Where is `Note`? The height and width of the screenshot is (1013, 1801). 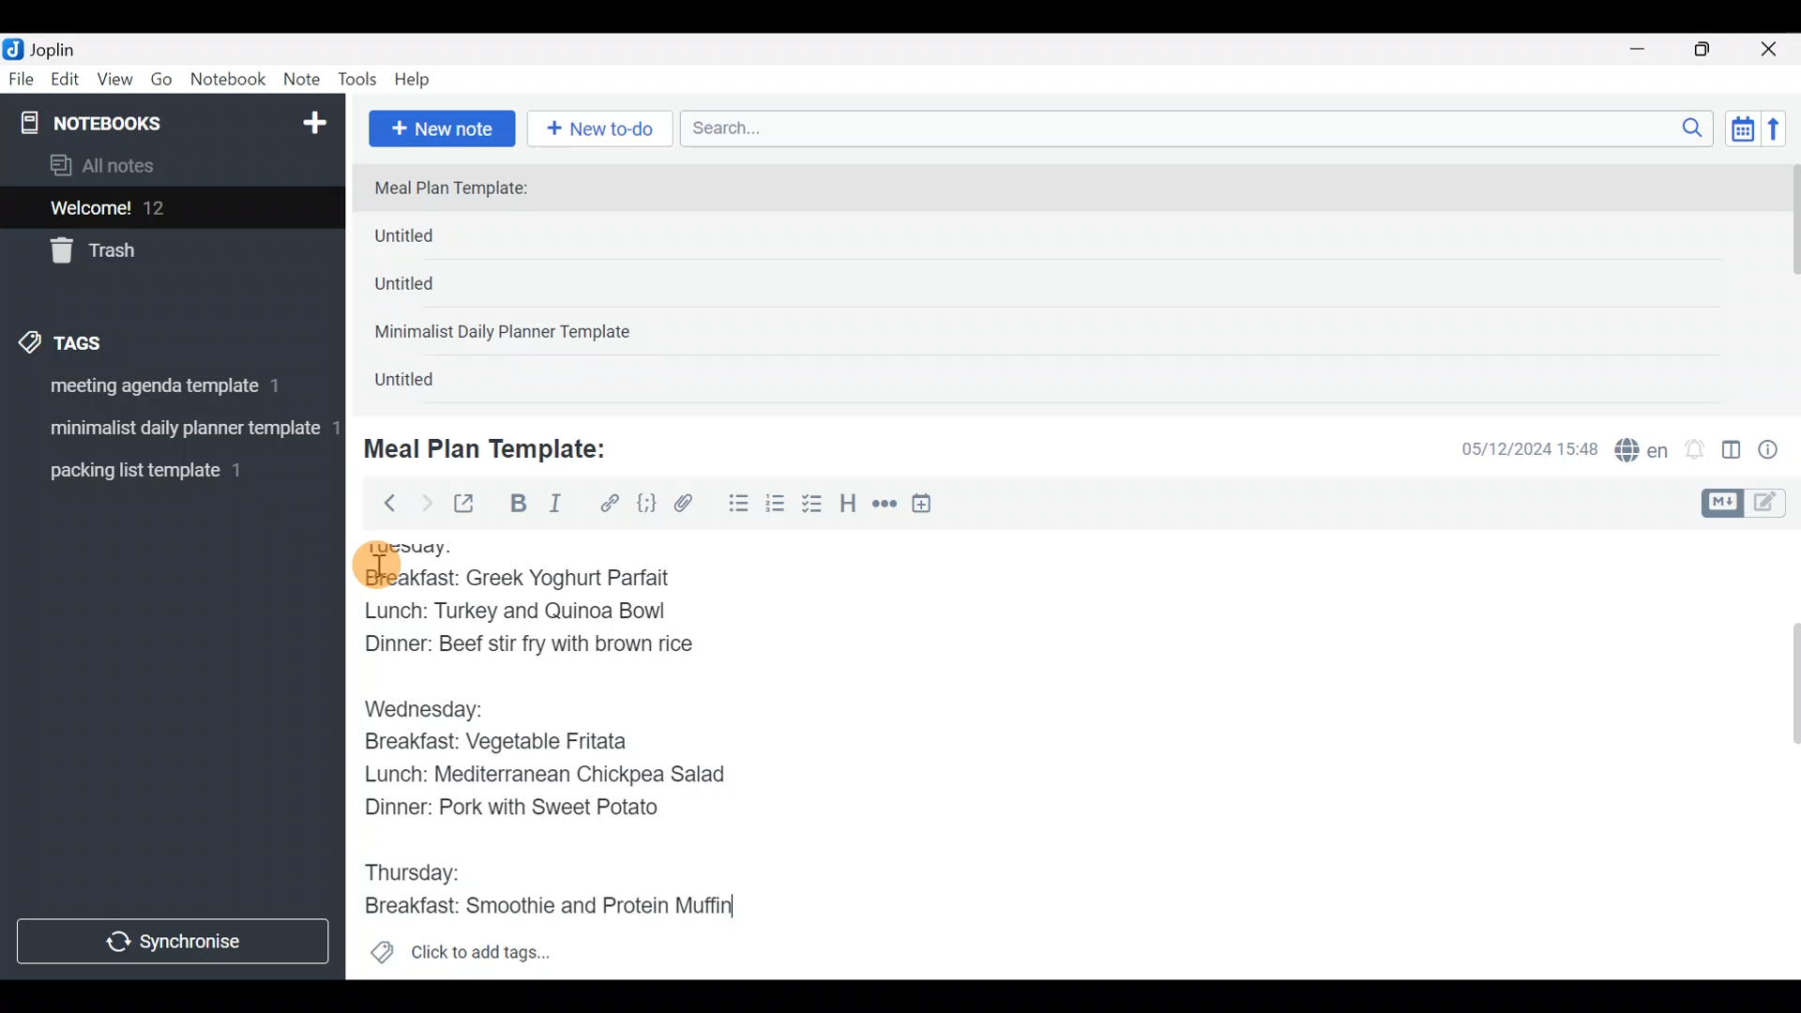
Note is located at coordinates (306, 81).